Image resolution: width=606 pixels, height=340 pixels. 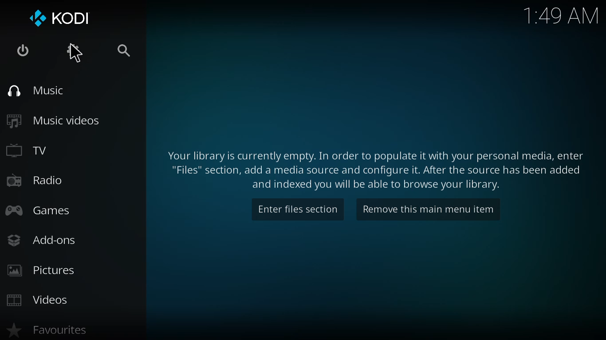 What do you see at coordinates (29, 151) in the screenshot?
I see `tv` at bounding box center [29, 151].